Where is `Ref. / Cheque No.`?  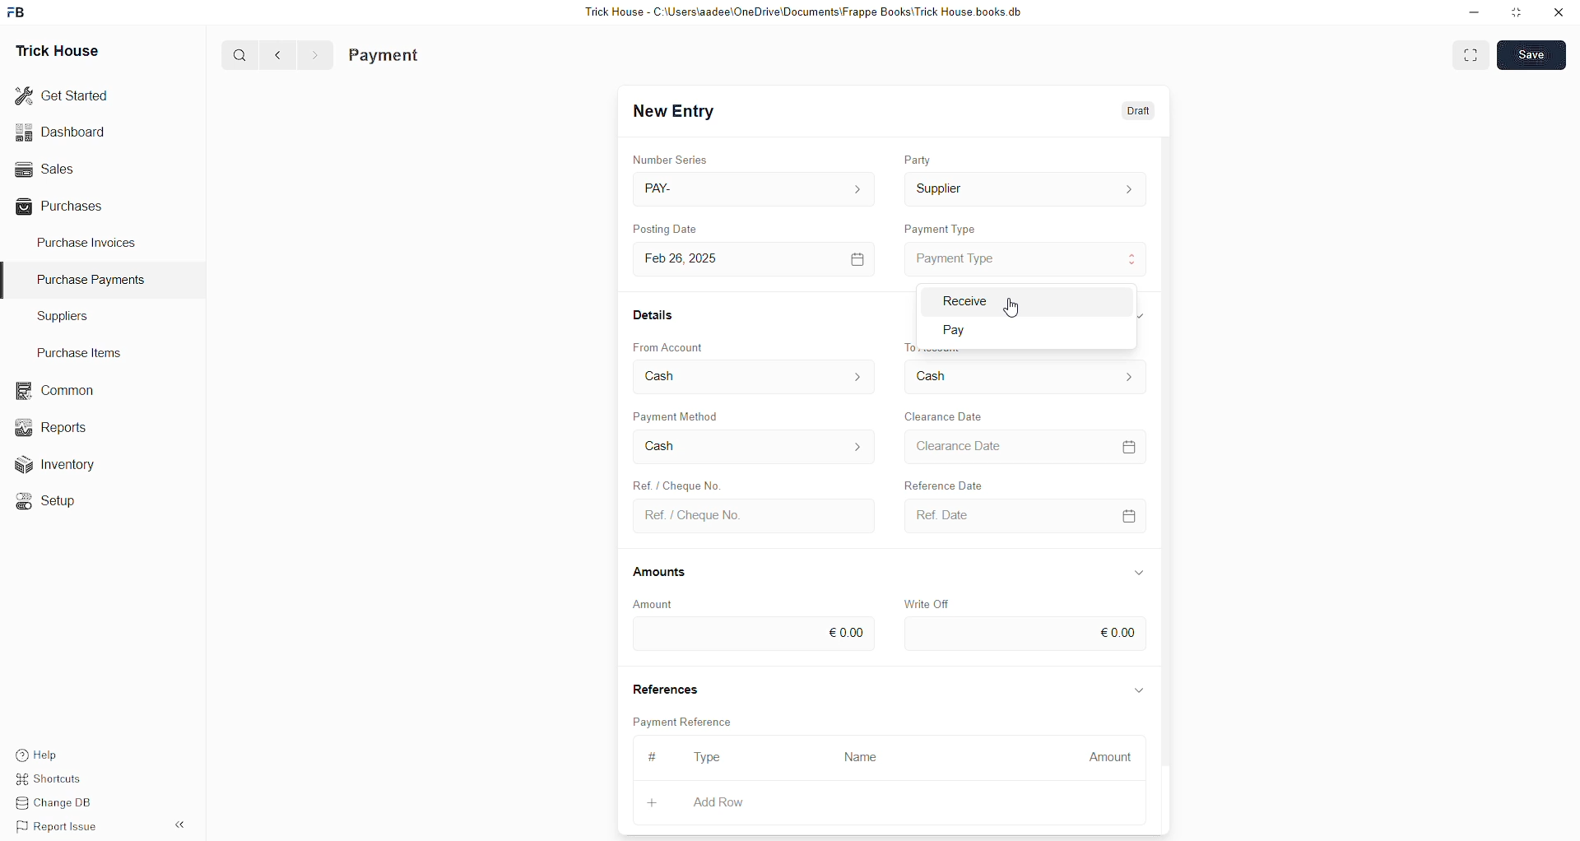 Ref. / Cheque No. is located at coordinates (685, 486).